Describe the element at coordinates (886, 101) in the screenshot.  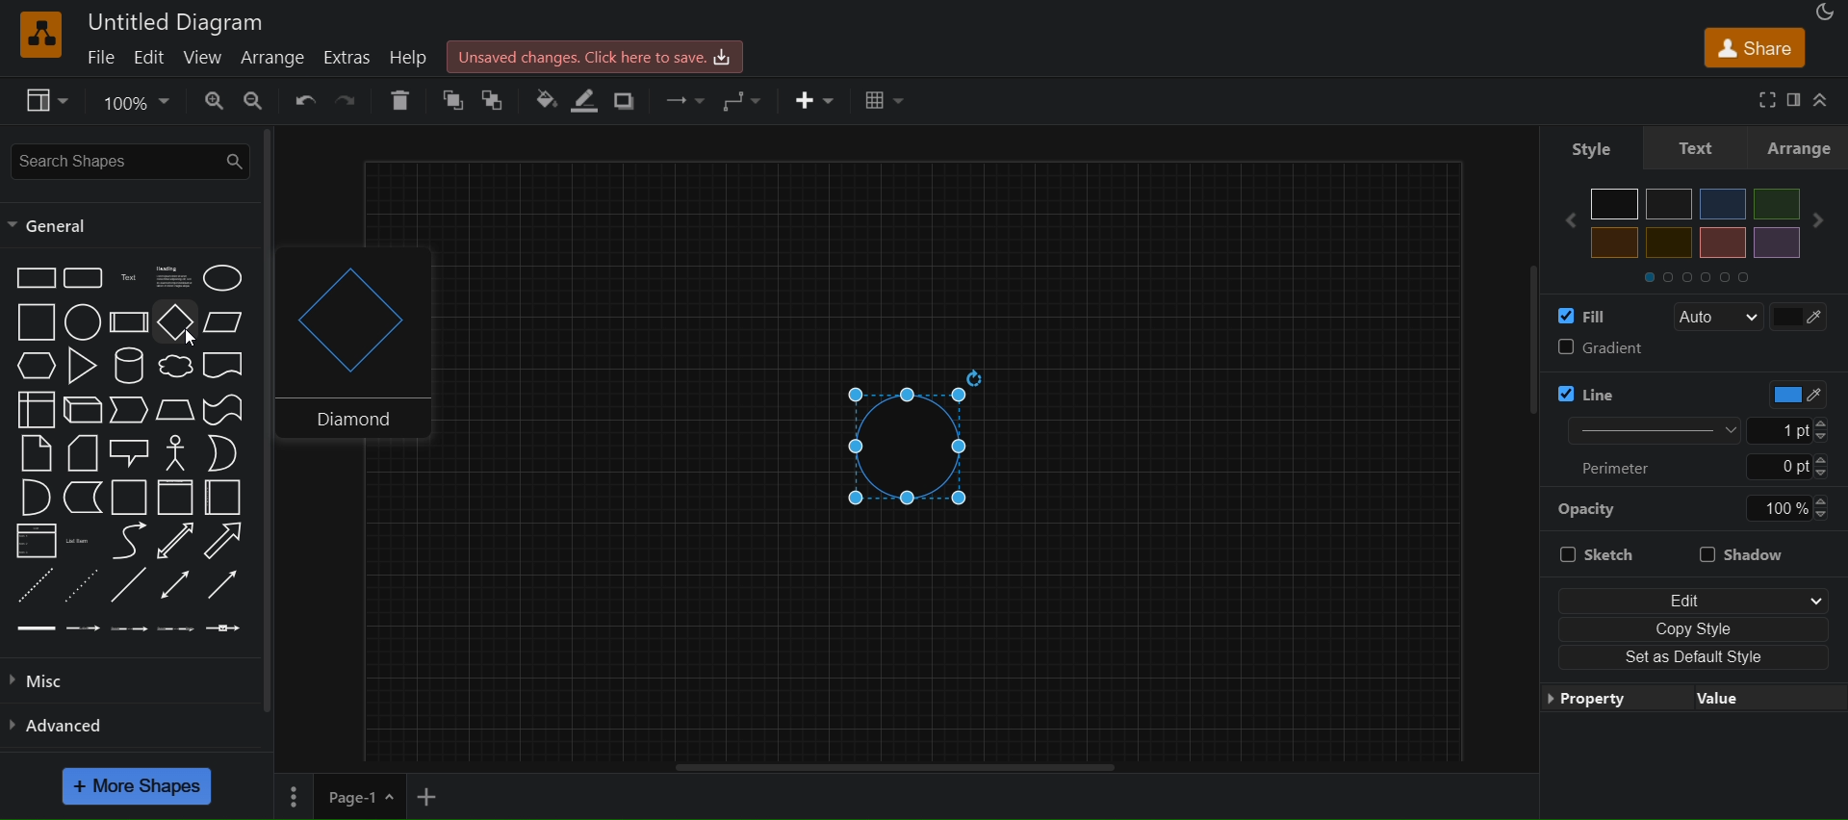
I see `table` at that location.